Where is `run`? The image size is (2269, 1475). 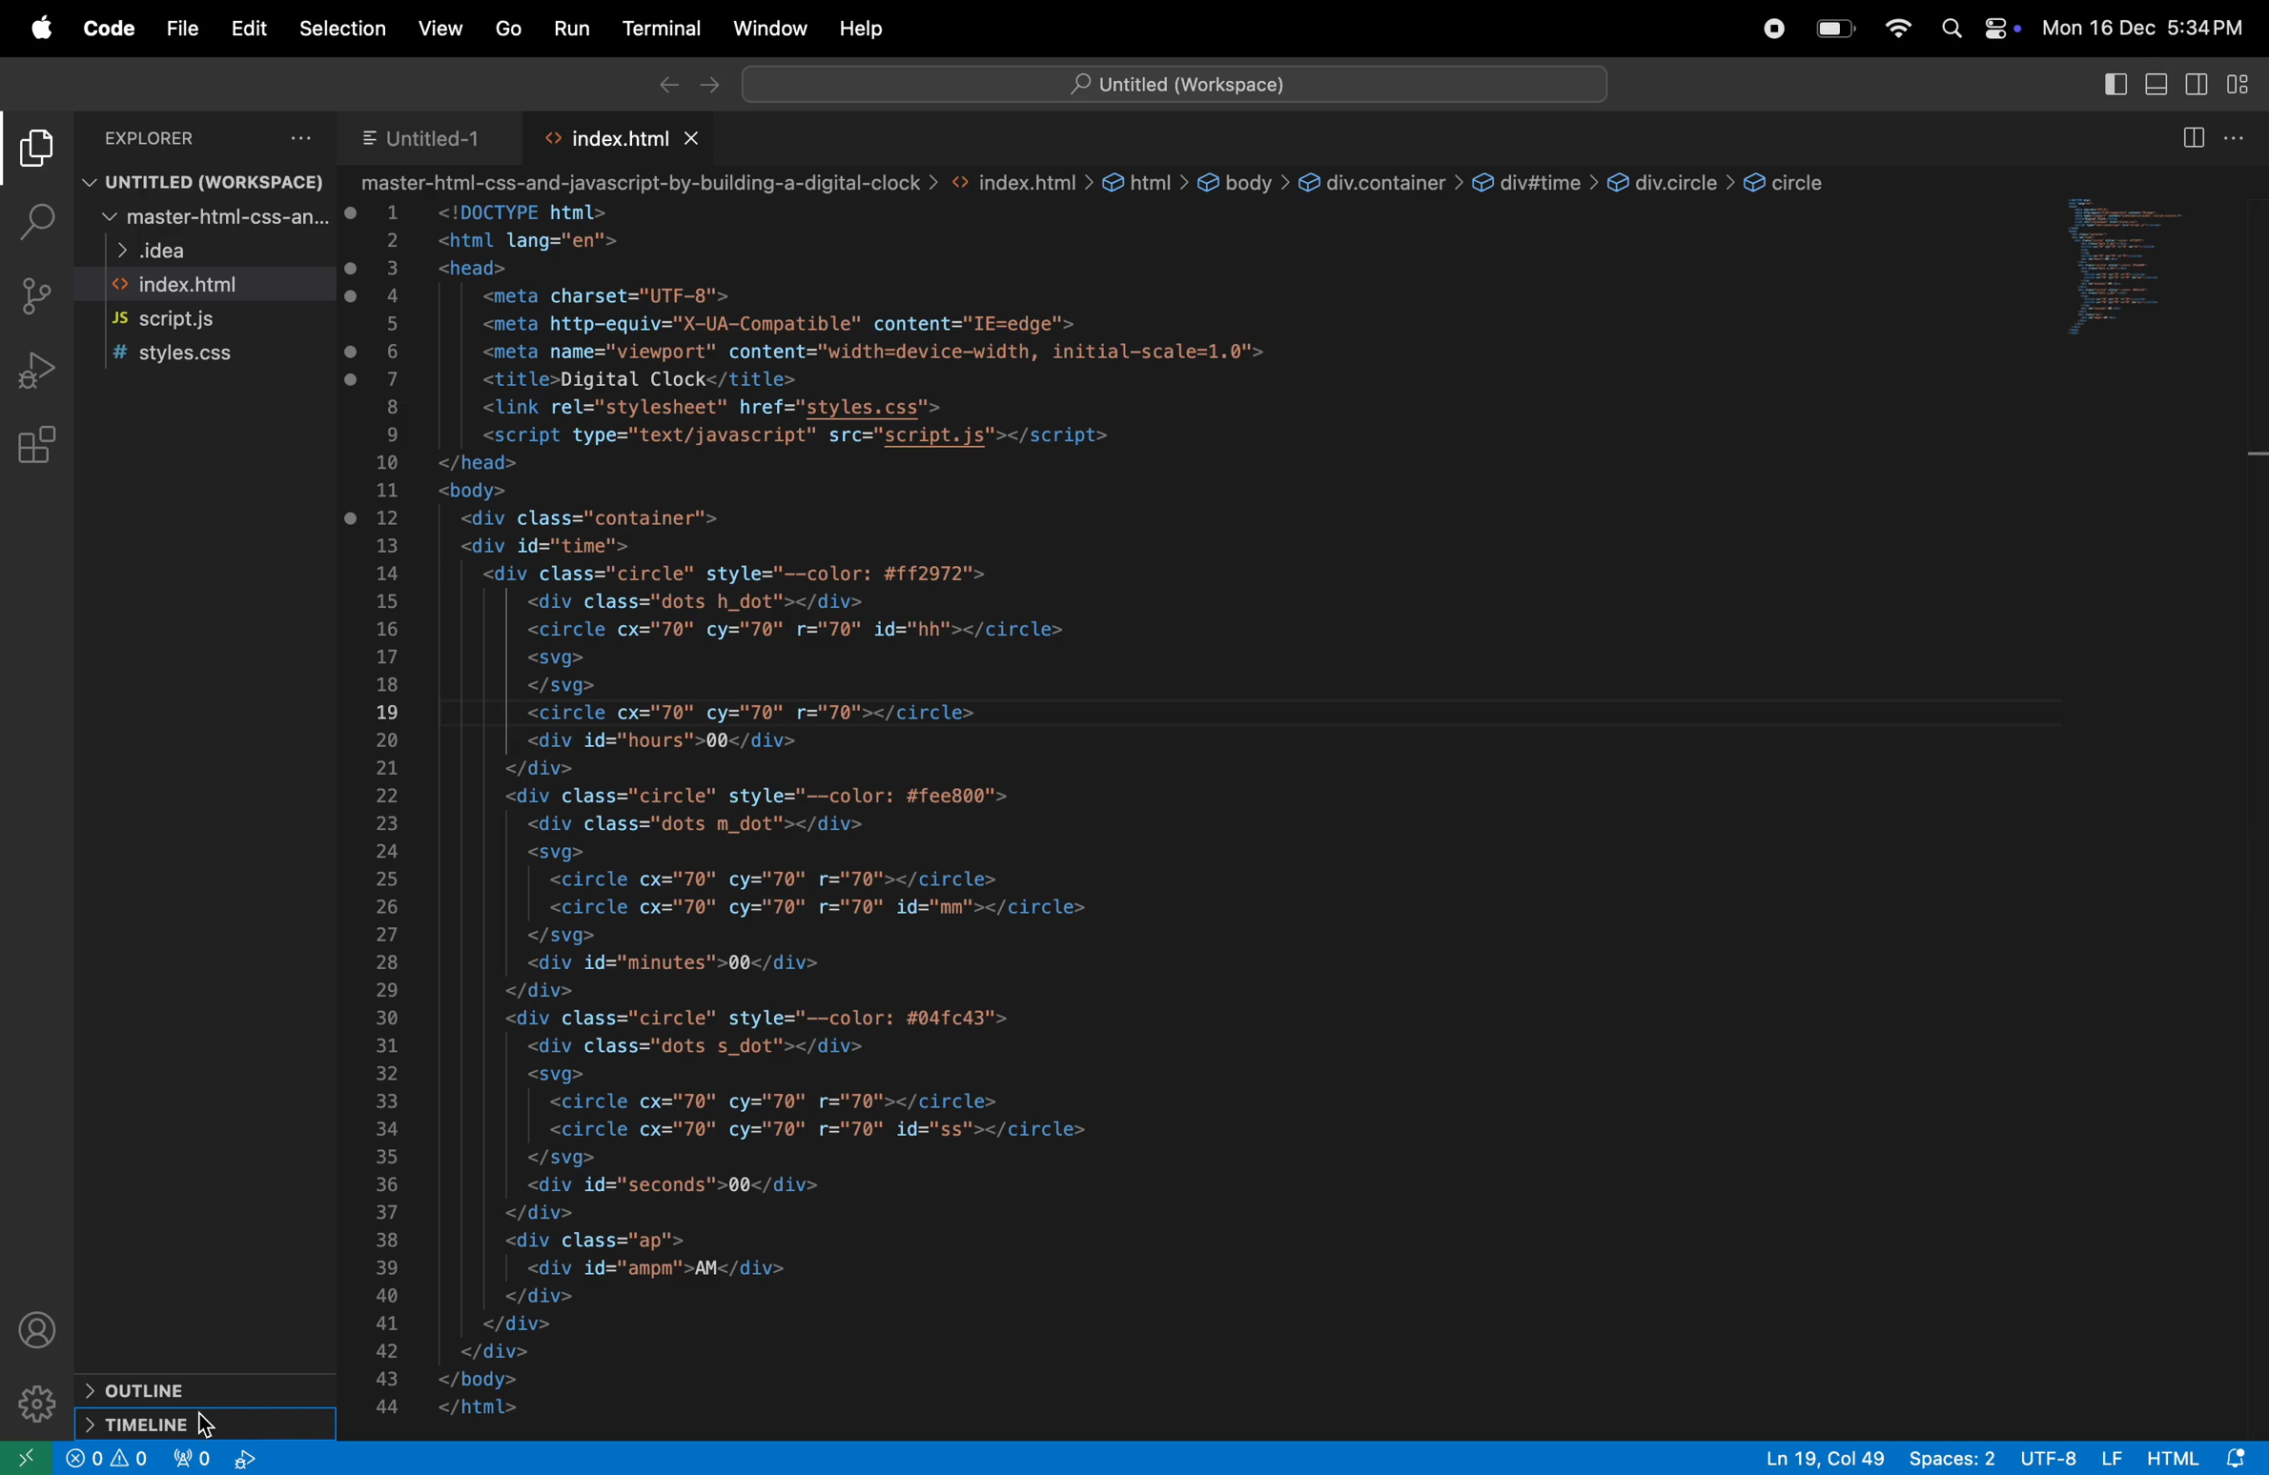
run is located at coordinates (575, 30).